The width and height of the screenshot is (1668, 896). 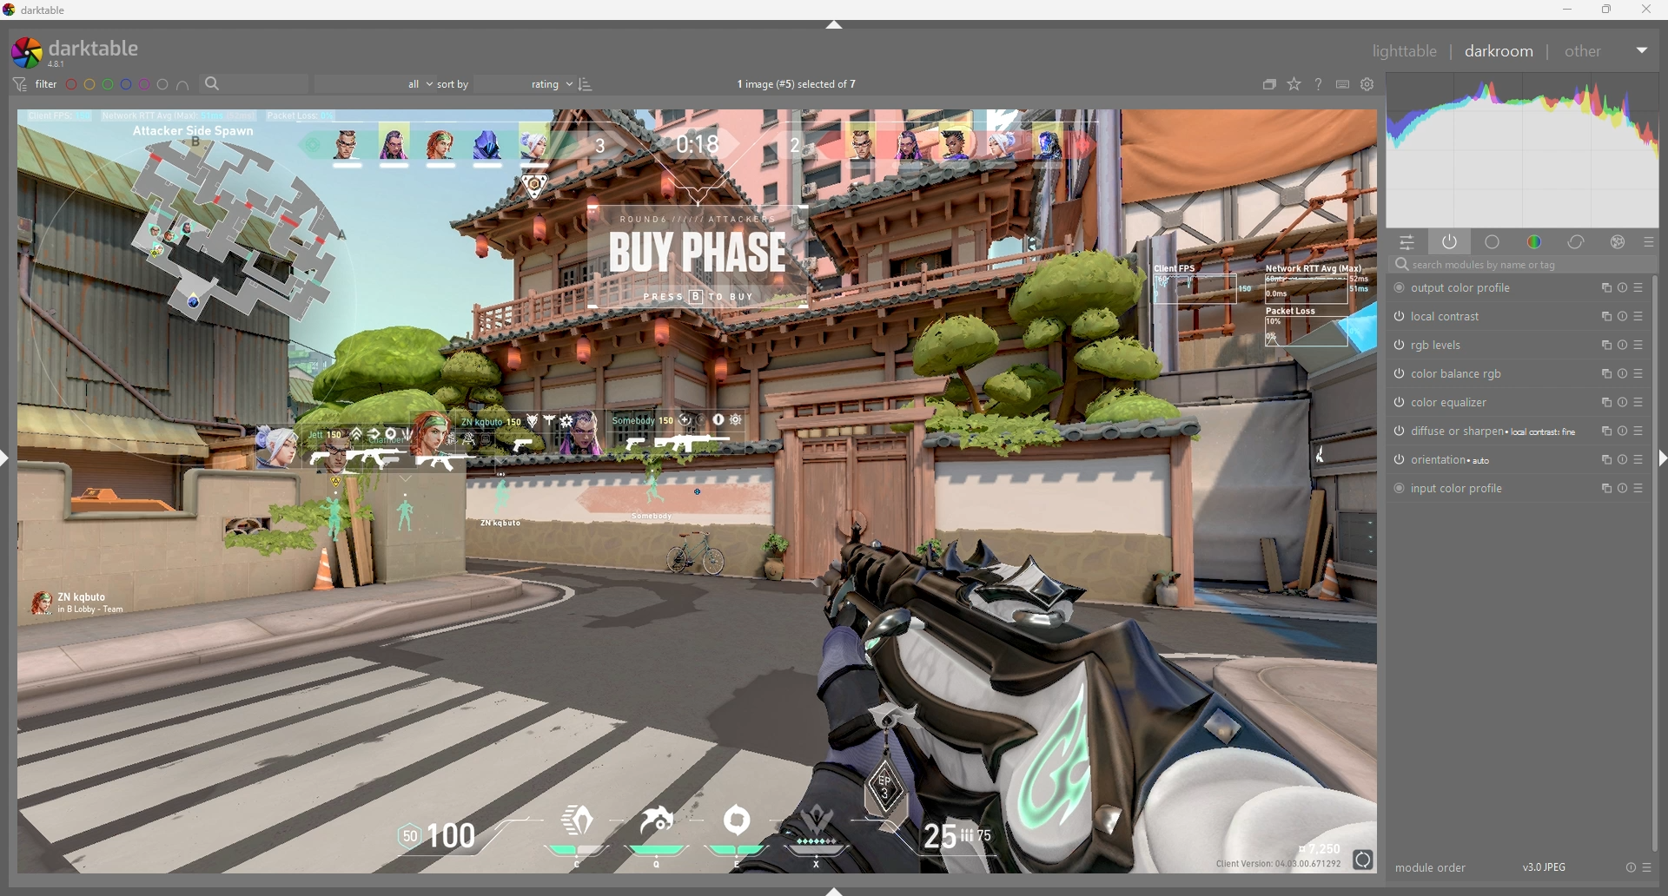 I want to click on presets, so click(x=1649, y=241).